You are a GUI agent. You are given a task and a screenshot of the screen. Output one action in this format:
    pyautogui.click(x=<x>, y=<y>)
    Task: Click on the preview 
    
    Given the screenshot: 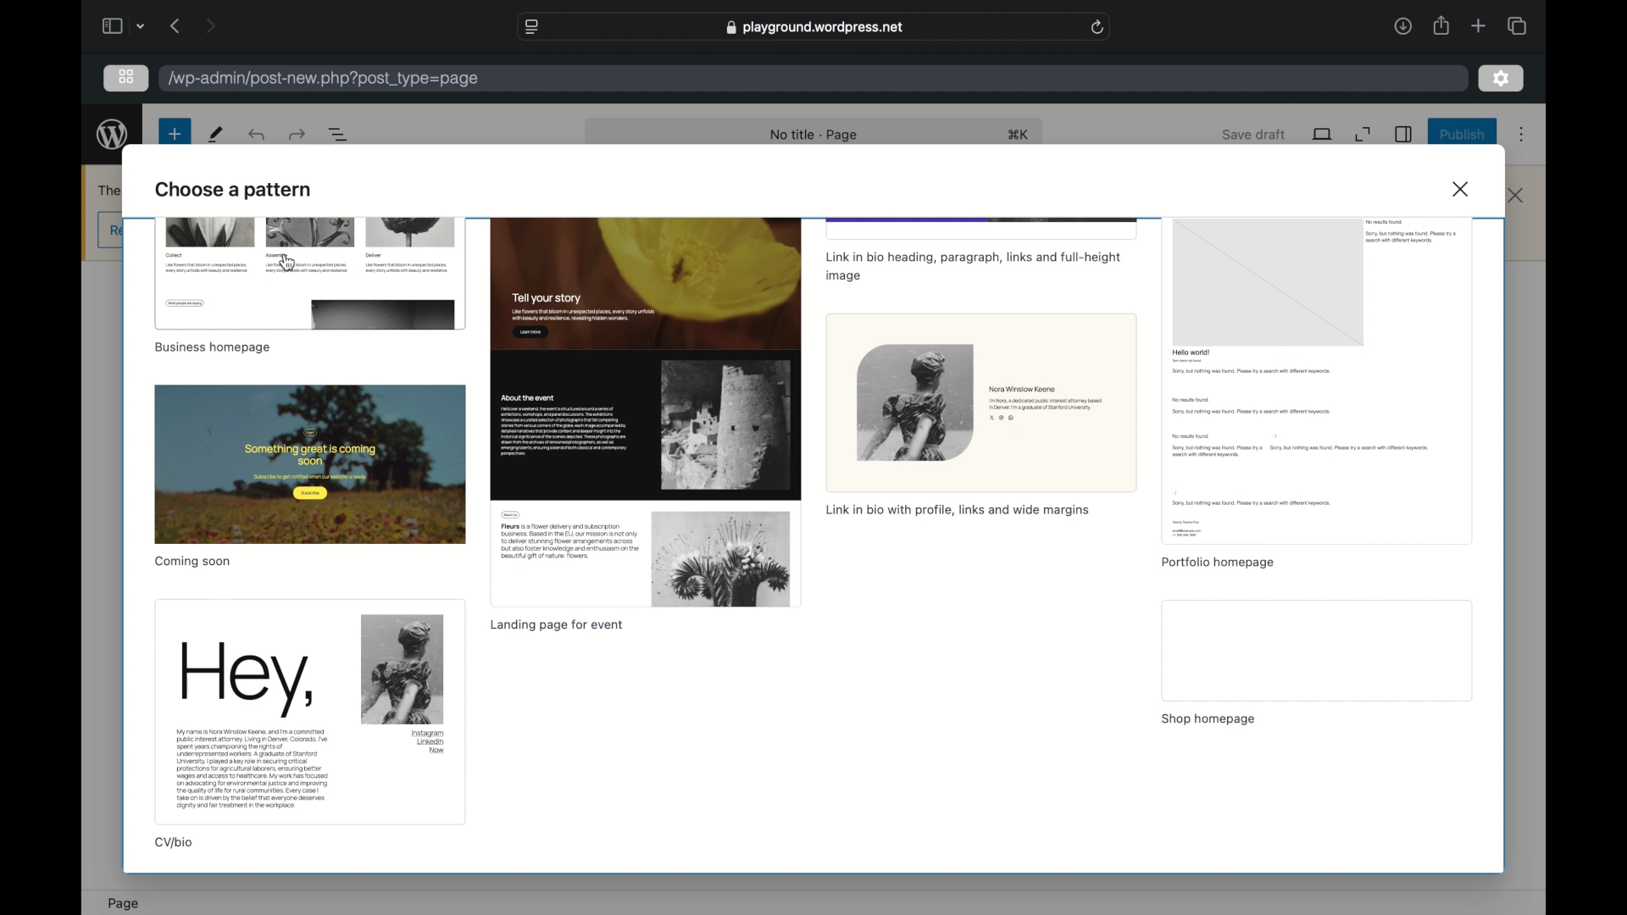 What is the action you would take?
    pyautogui.click(x=646, y=411)
    